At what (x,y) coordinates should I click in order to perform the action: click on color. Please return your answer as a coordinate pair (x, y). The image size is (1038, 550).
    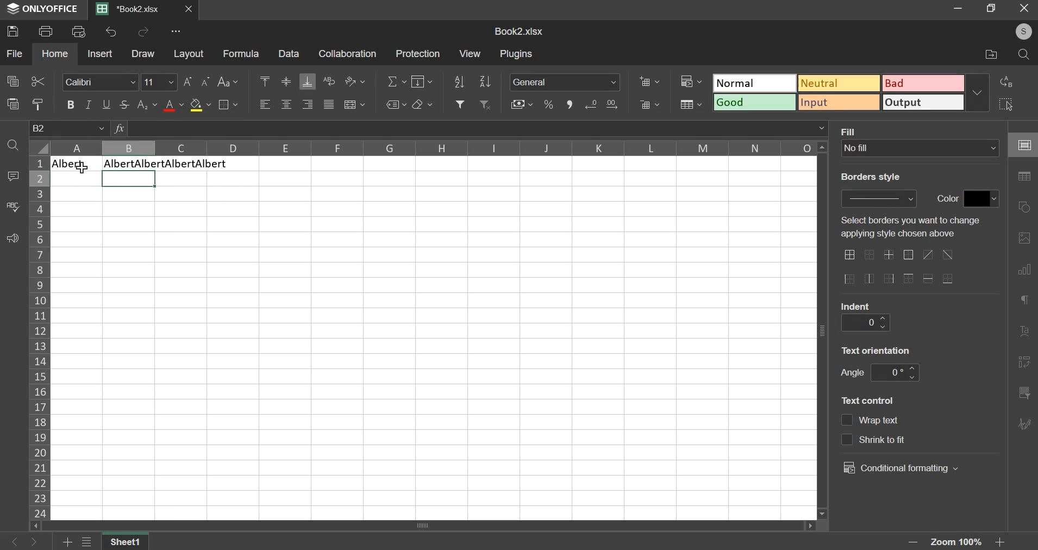
    Looking at the image, I should click on (983, 198).